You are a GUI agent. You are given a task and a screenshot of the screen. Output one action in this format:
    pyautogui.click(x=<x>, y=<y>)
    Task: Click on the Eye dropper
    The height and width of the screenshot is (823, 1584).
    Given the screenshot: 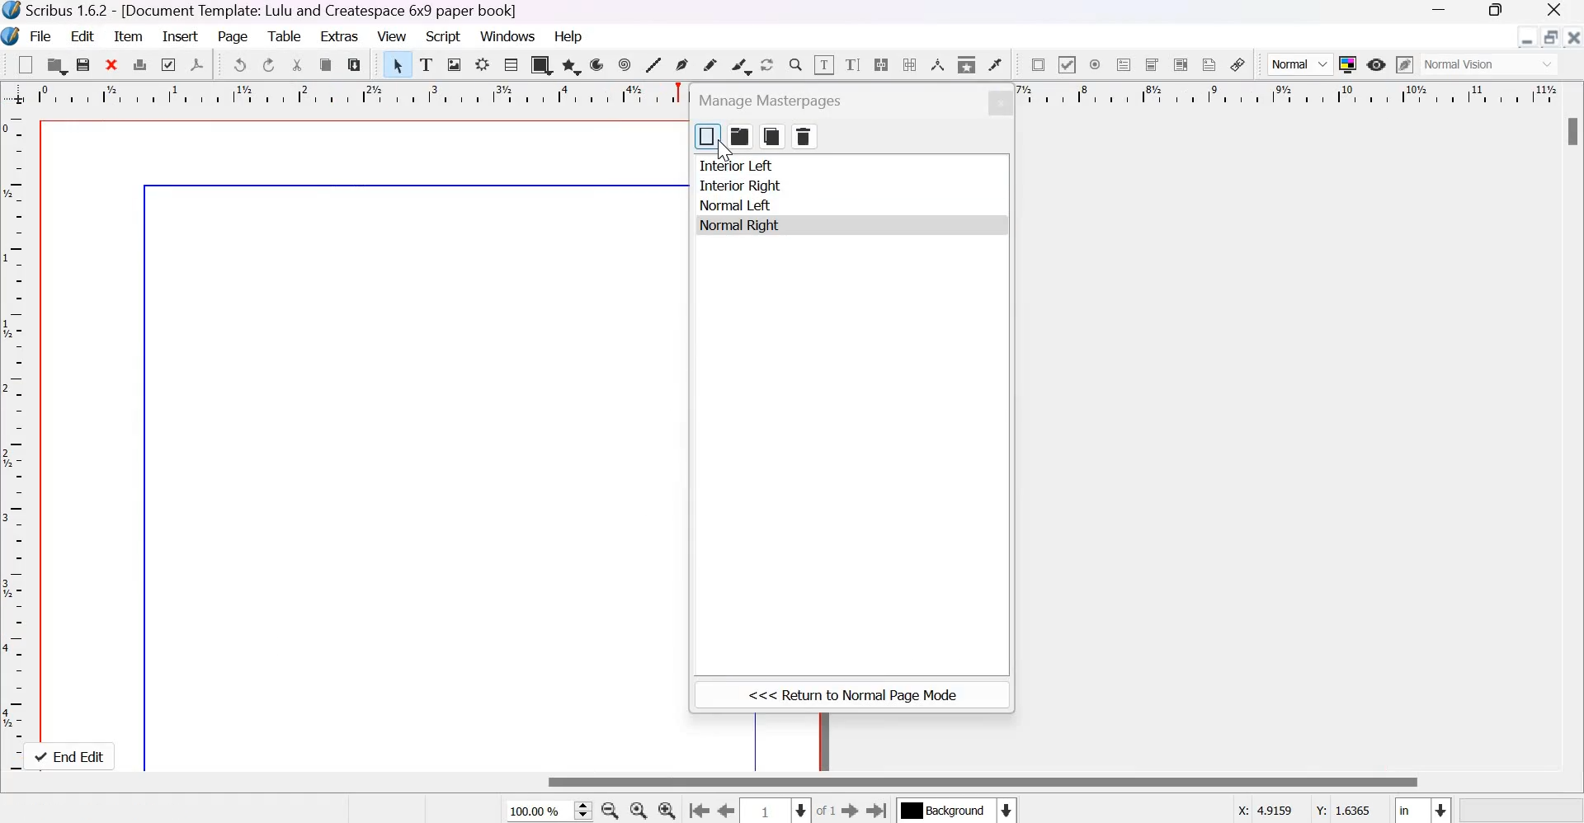 What is the action you would take?
    pyautogui.click(x=994, y=65)
    